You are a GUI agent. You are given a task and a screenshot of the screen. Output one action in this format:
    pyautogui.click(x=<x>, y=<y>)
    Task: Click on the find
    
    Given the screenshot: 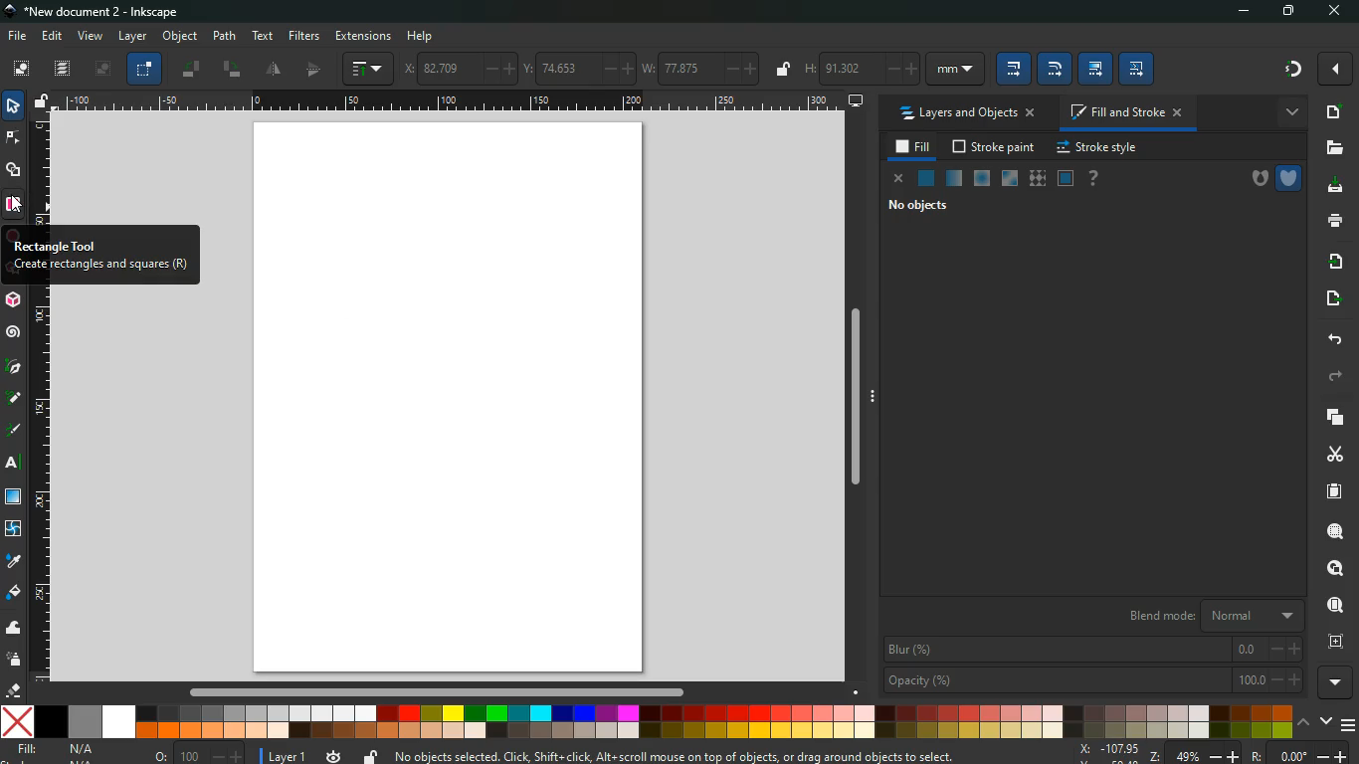 What is the action you would take?
    pyautogui.click(x=1331, y=604)
    